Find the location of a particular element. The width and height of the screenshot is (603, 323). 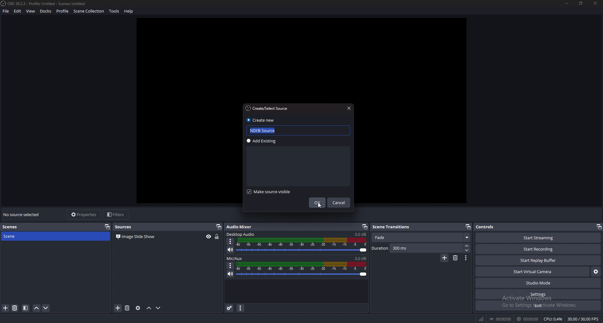

scene transitions is located at coordinates (393, 227).